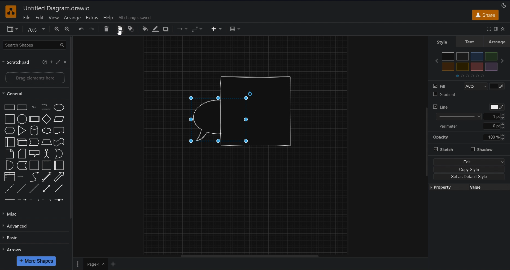  Describe the element at coordinates (106, 29) in the screenshot. I see `Delete` at that location.